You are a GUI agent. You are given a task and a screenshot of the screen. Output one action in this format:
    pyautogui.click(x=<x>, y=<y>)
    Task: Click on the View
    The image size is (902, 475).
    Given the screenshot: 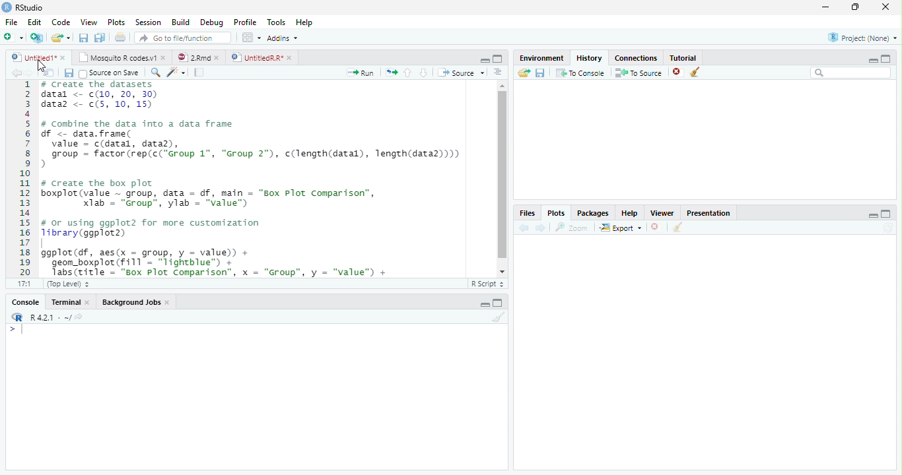 What is the action you would take?
    pyautogui.click(x=88, y=21)
    